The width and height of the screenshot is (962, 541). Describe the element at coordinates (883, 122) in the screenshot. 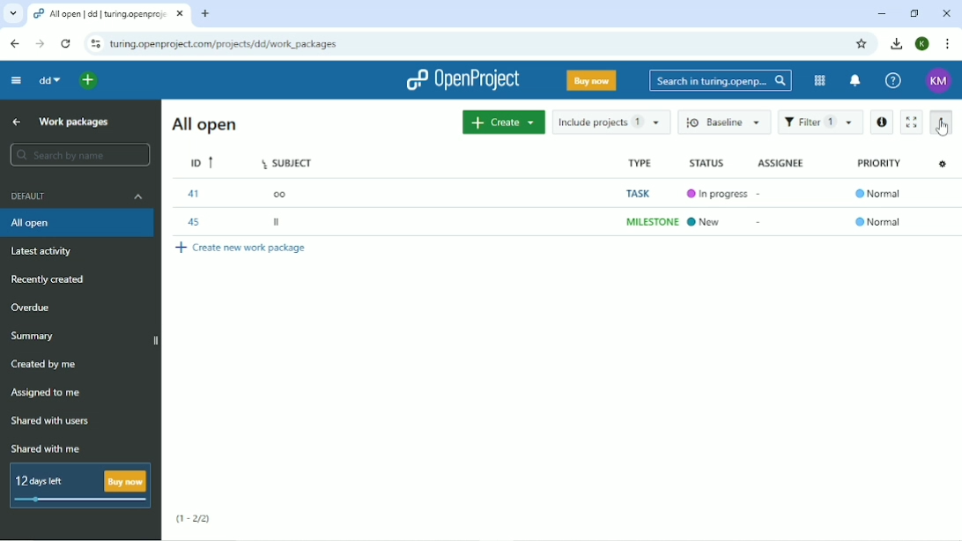

I see `Open details view` at that location.